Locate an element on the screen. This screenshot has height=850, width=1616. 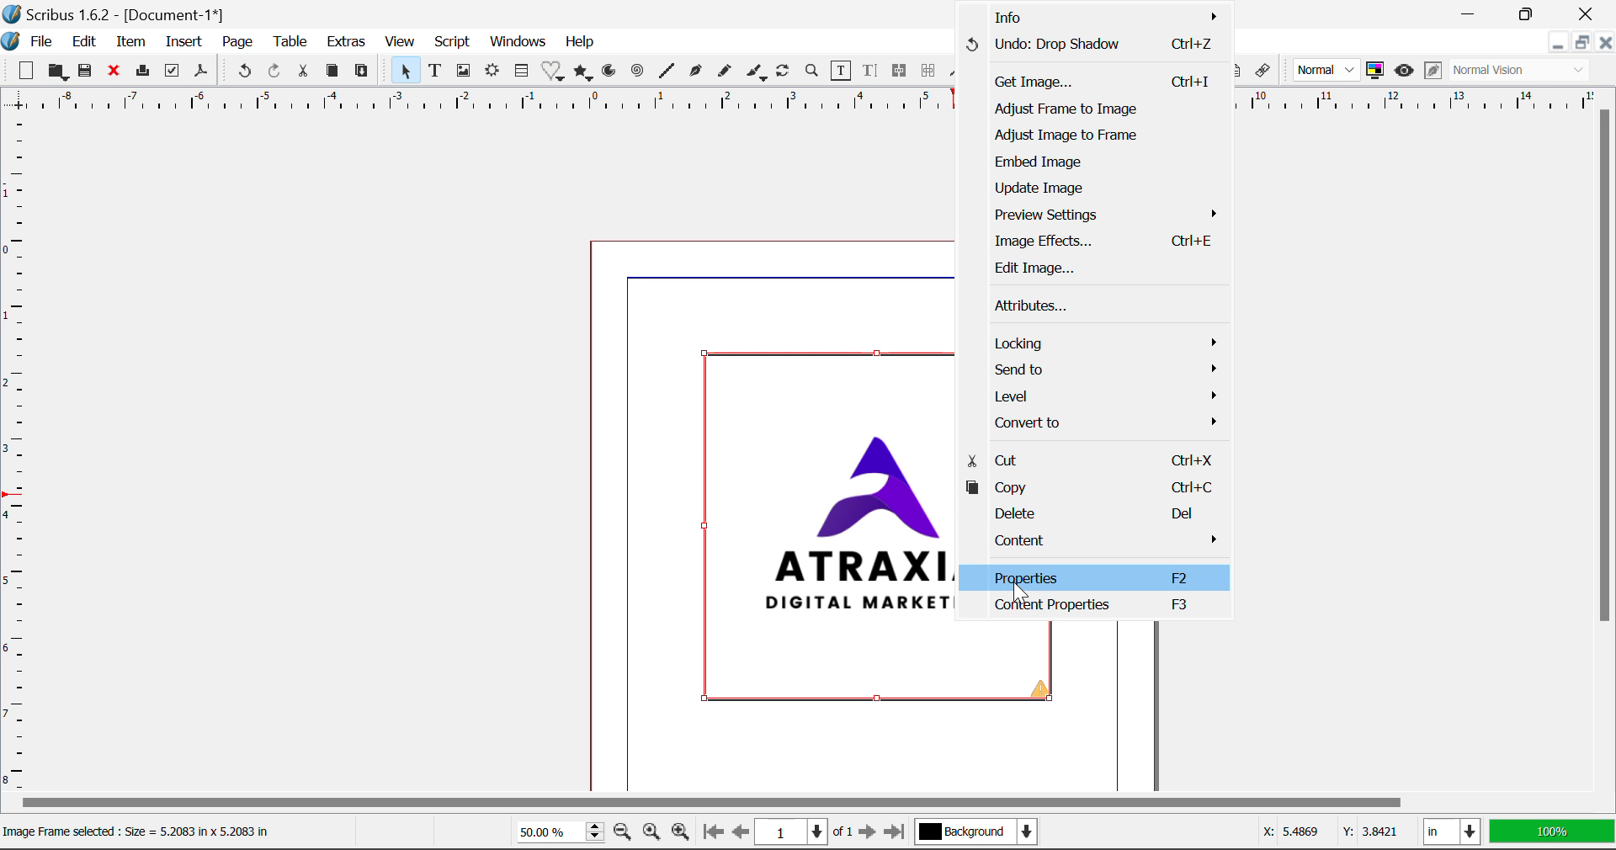
Level is located at coordinates (1108, 398).